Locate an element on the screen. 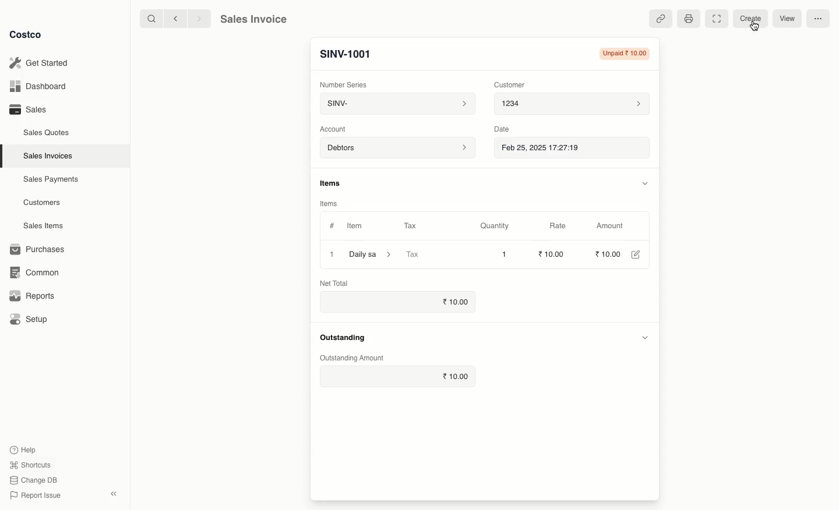  1 Purchases is located at coordinates (40, 250).